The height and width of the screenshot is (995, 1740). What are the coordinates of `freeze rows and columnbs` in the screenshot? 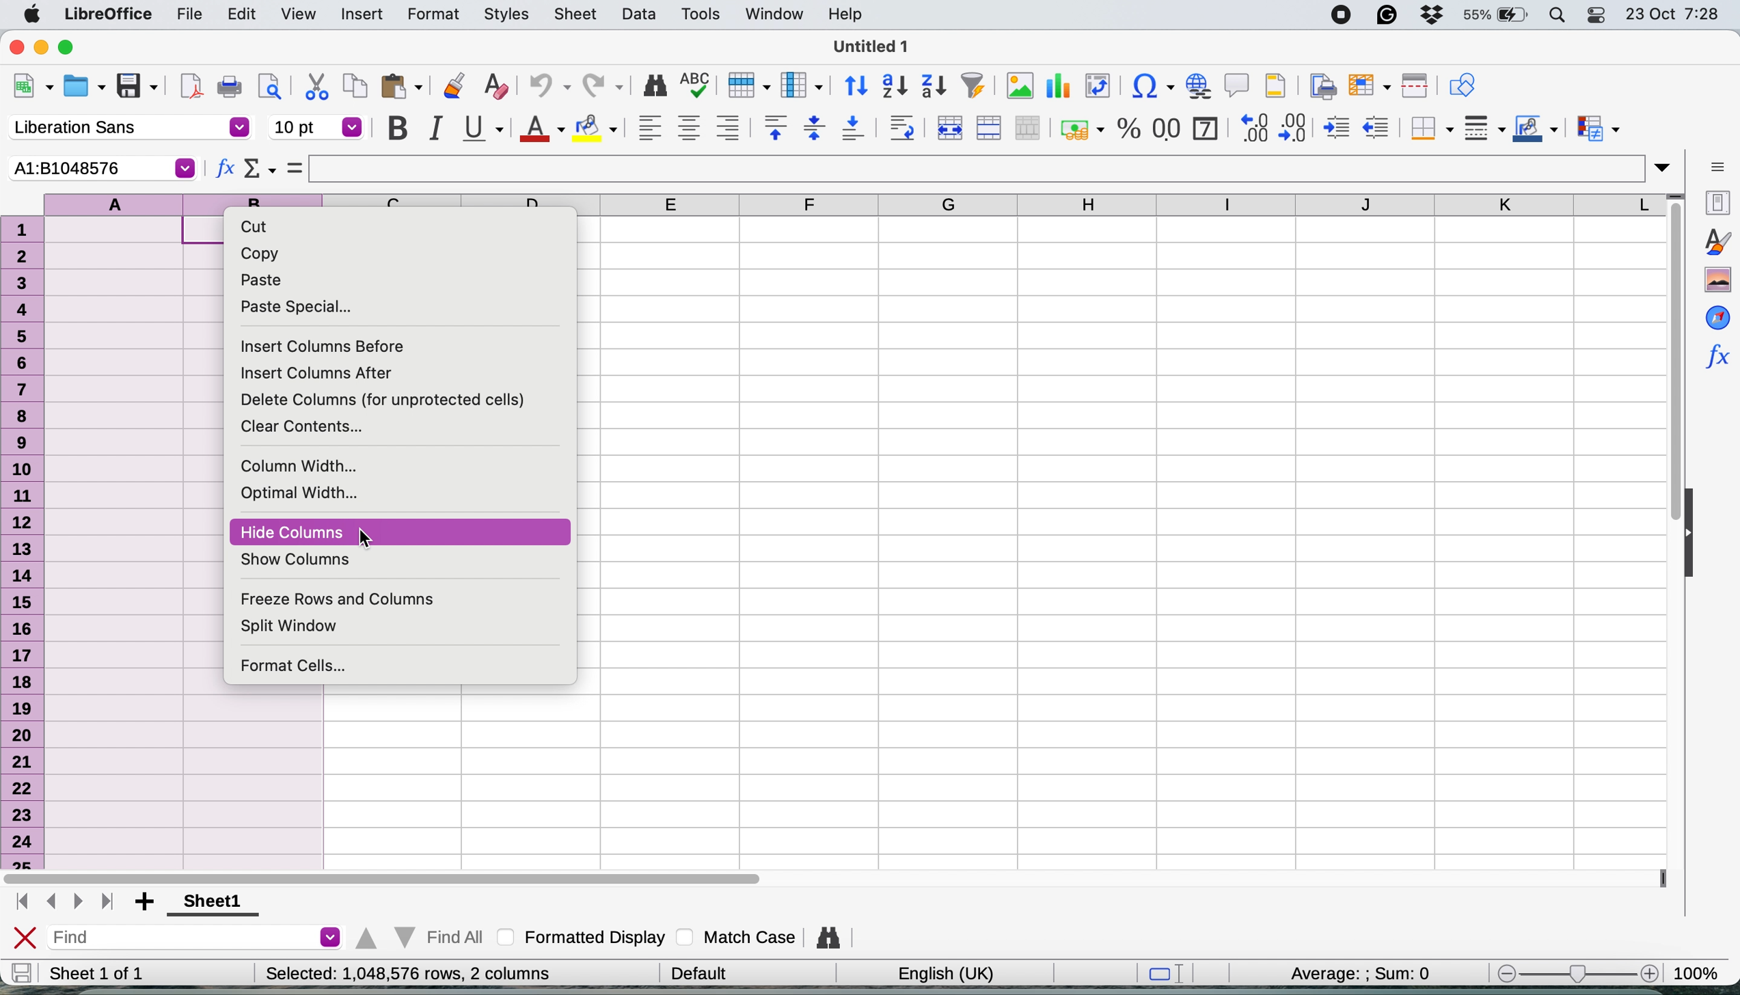 It's located at (1371, 85).